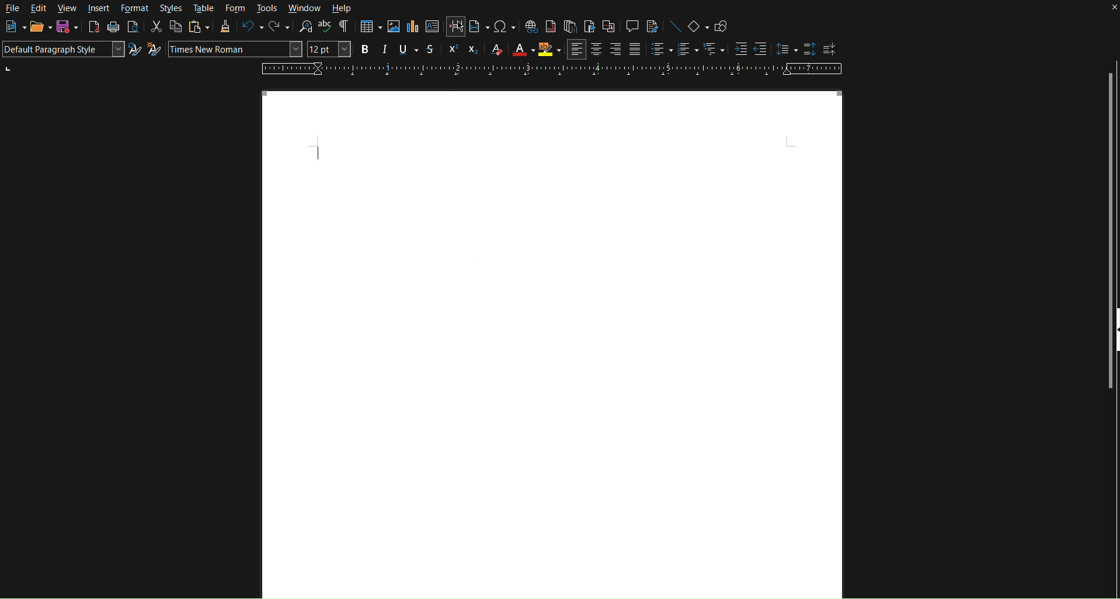 The width and height of the screenshot is (1120, 599). I want to click on Basic Shapes, so click(695, 25).